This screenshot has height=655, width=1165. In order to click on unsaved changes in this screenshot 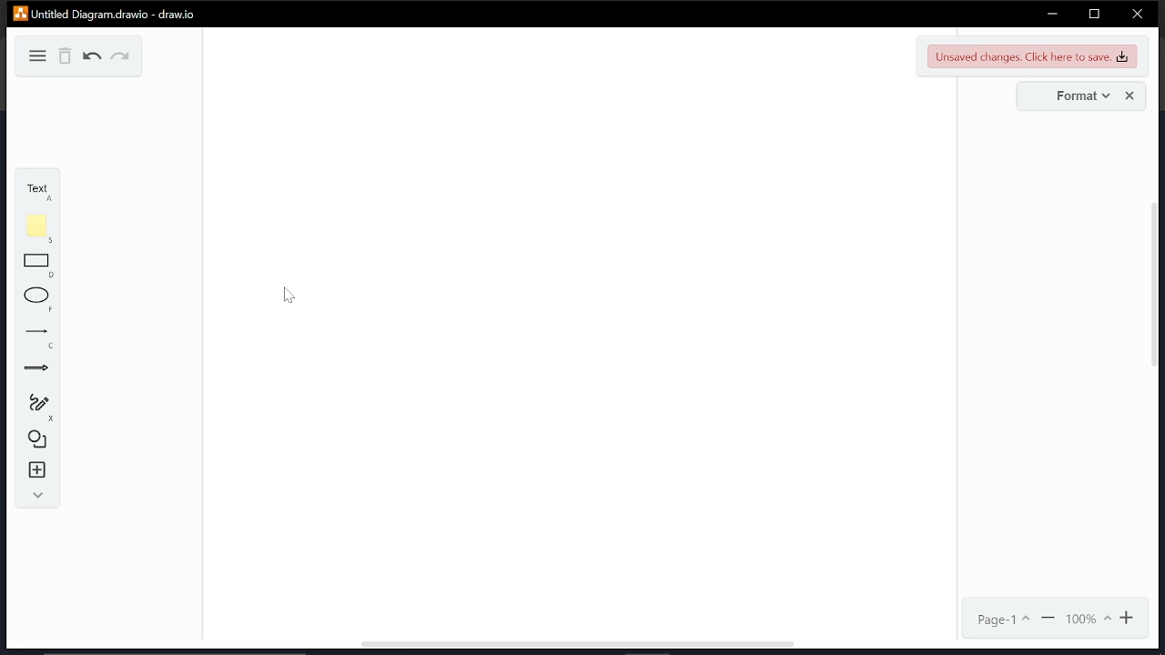, I will do `click(1032, 55)`.